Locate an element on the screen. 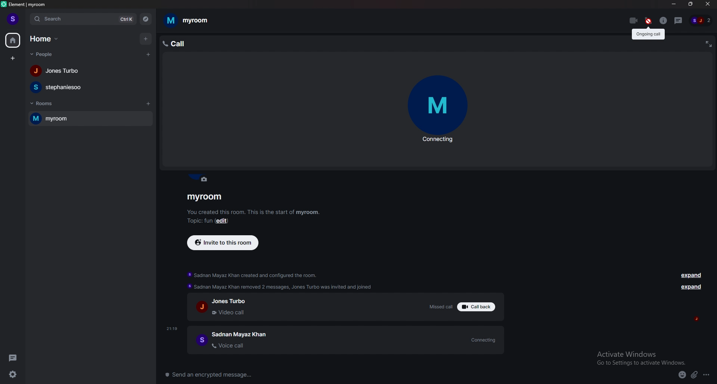 This screenshot has height=384, width=717. home is located at coordinates (47, 39).